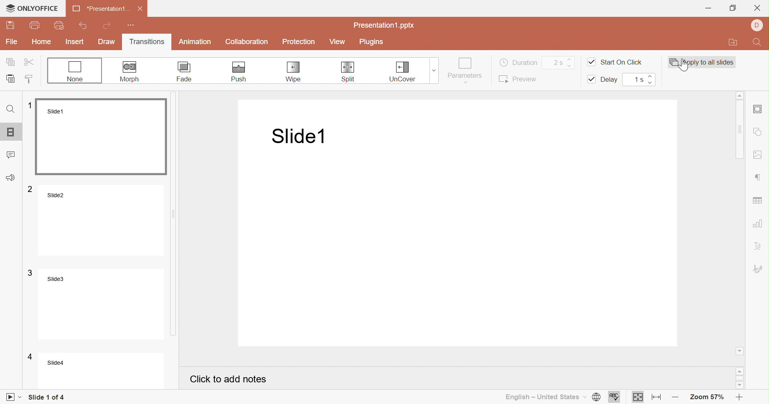 The image size is (769, 404). Describe the element at coordinates (596, 398) in the screenshot. I see `Set document language` at that location.